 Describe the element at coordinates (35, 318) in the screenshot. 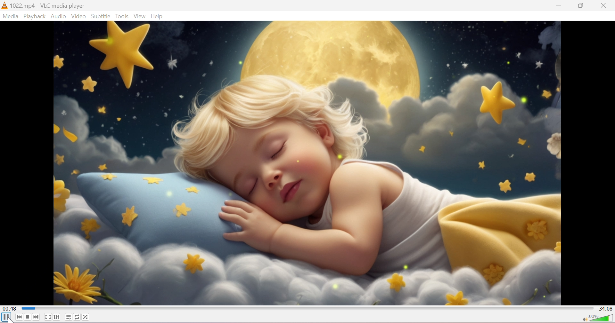

I see `Next media in the playlist` at that location.